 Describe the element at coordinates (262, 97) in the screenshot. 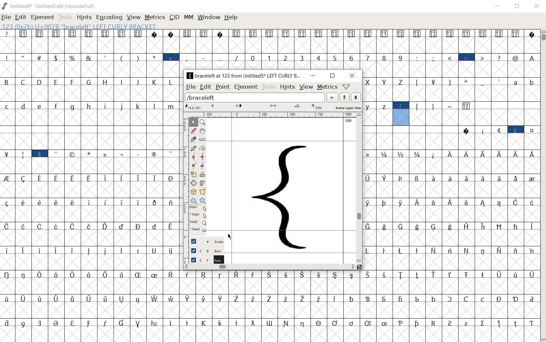

I see `load word list` at that location.